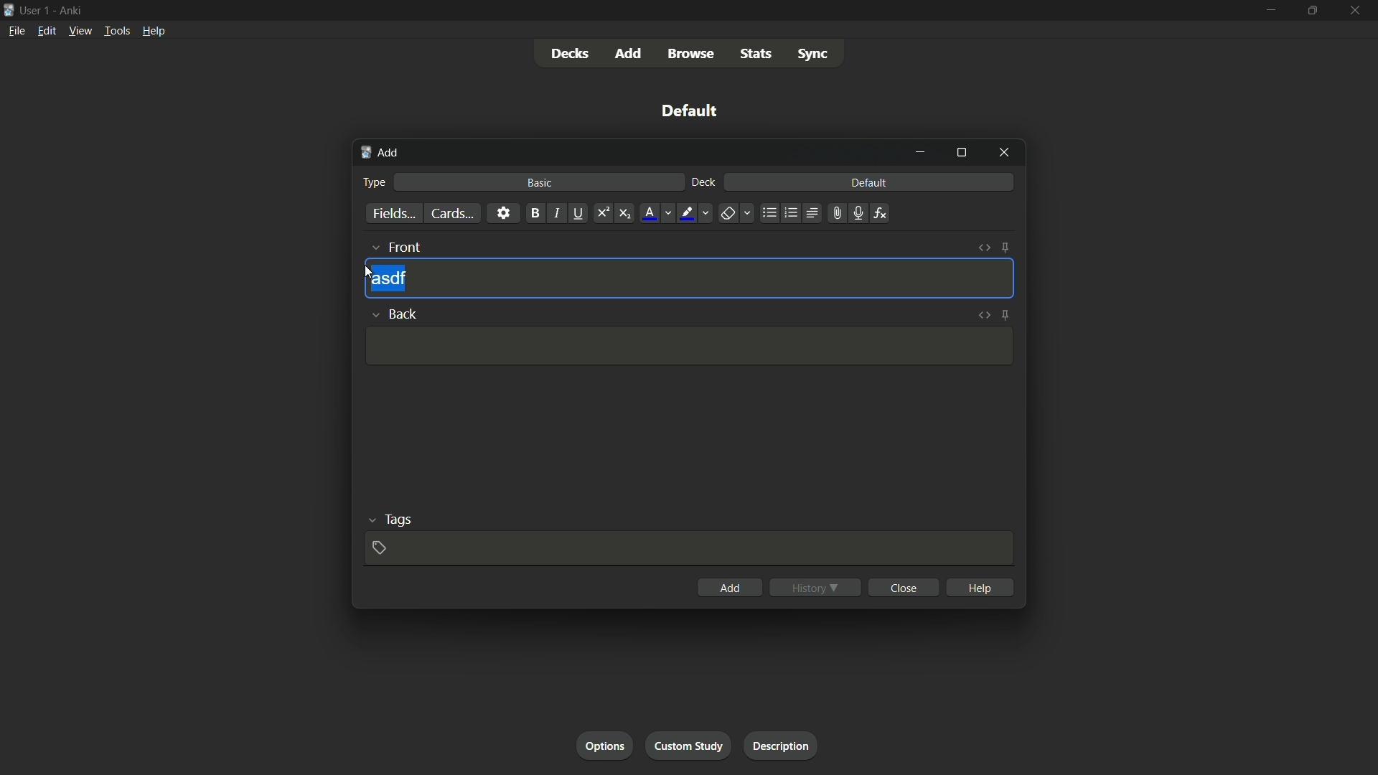 This screenshot has height=775, width=1378. Describe the element at coordinates (756, 55) in the screenshot. I see `stats` at that location.